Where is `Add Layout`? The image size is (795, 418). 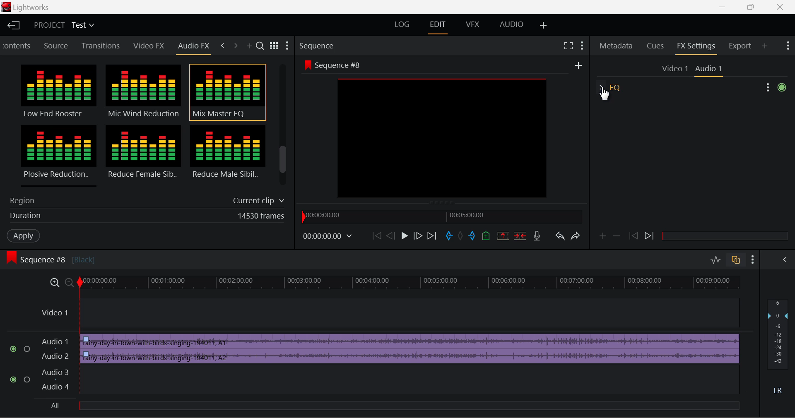 Add Layout is located at coordinates (542, 25).